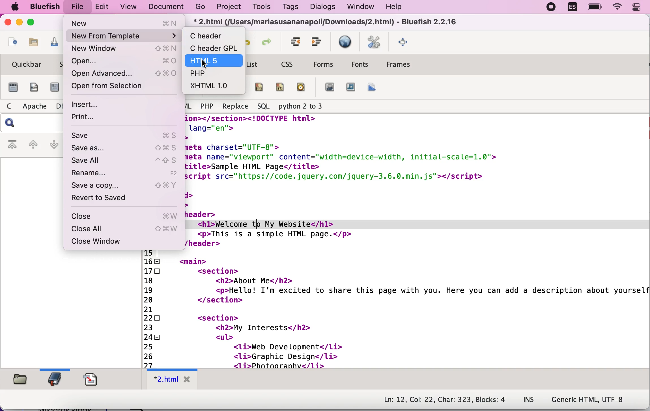  What do you see at coordinates (571, 8) in the screenshot?
I see `ES` at bounding box center [571, 8].